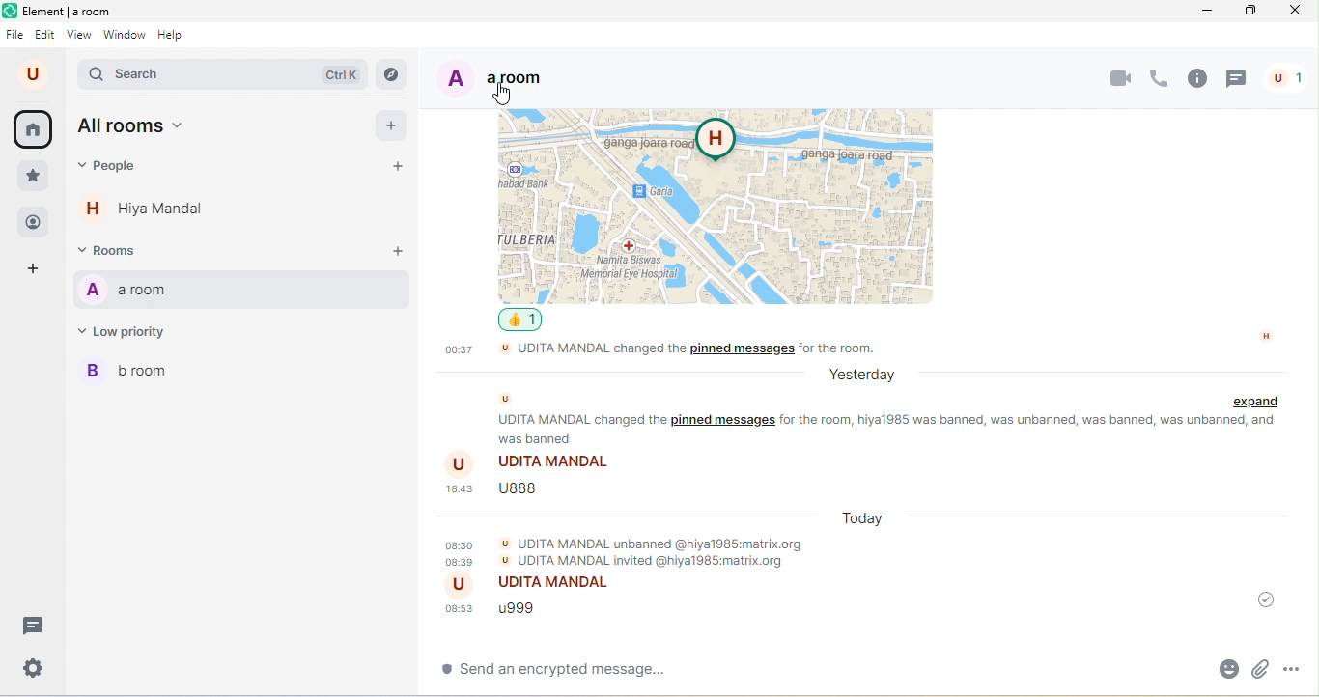 Image resolution: width=1319 pixels, height=697 pixels. Describe the element at coordinates (113, 170) in the screenshot. I see `people` at that location.